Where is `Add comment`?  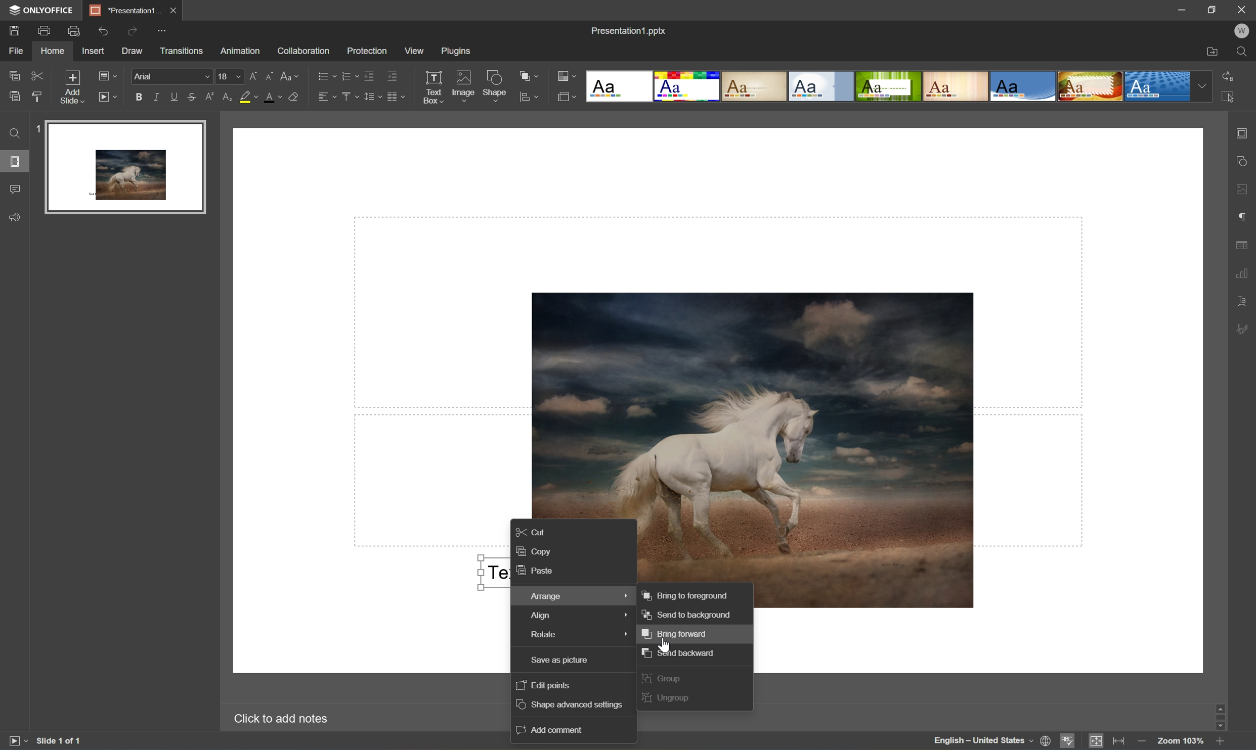
Add comment is located at coordinates (552, 729).